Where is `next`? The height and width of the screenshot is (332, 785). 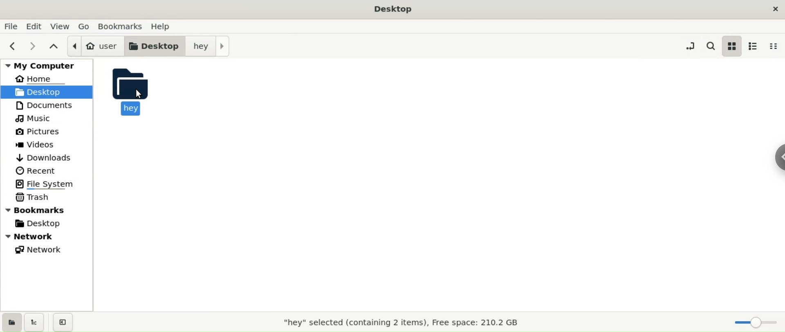
next is located at coordinates (36, 47).